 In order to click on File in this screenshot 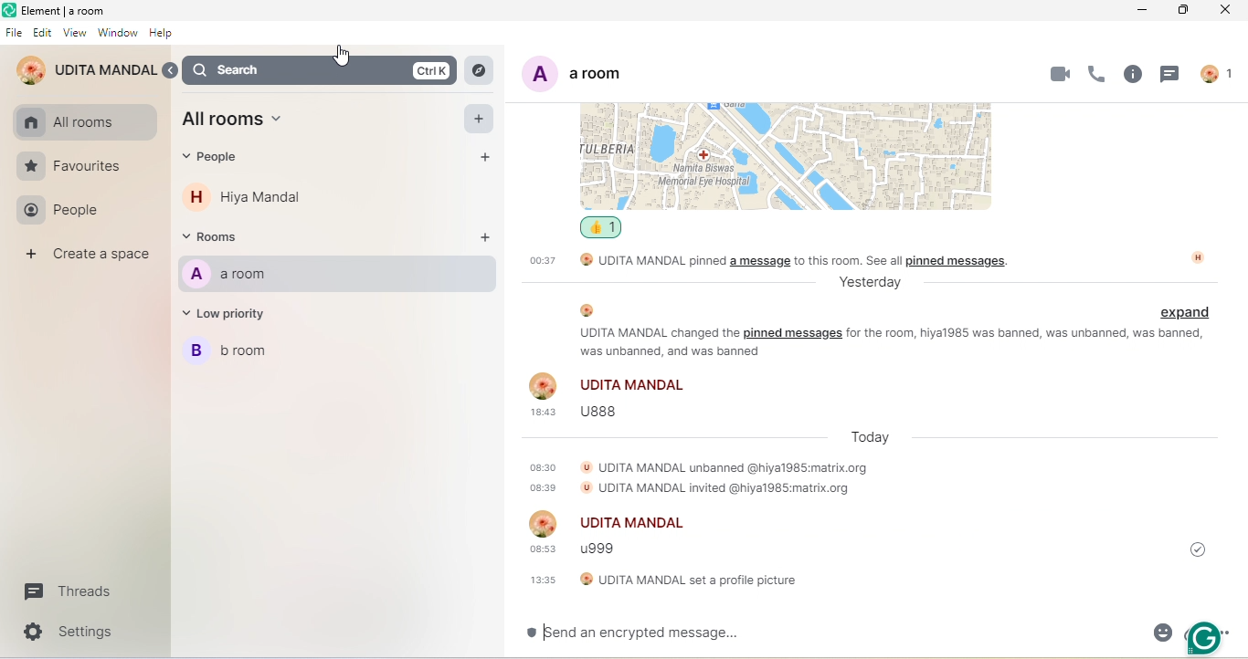, I will do `click(13, 32)`.